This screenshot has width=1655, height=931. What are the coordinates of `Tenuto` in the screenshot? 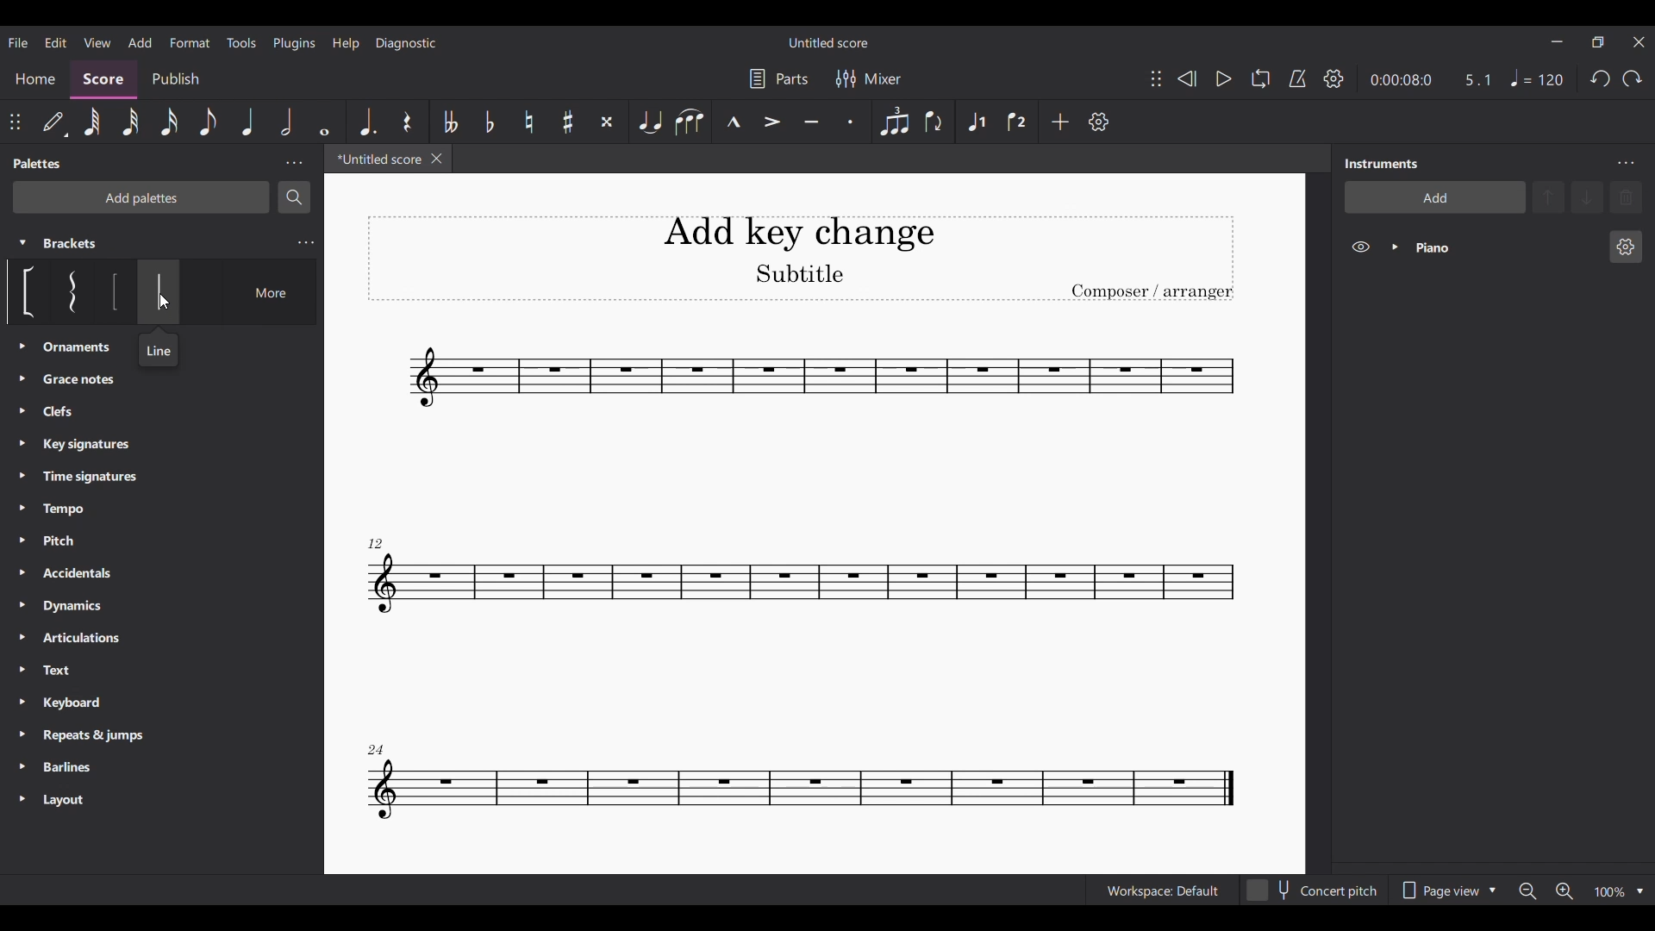 It's located at (811, 122).